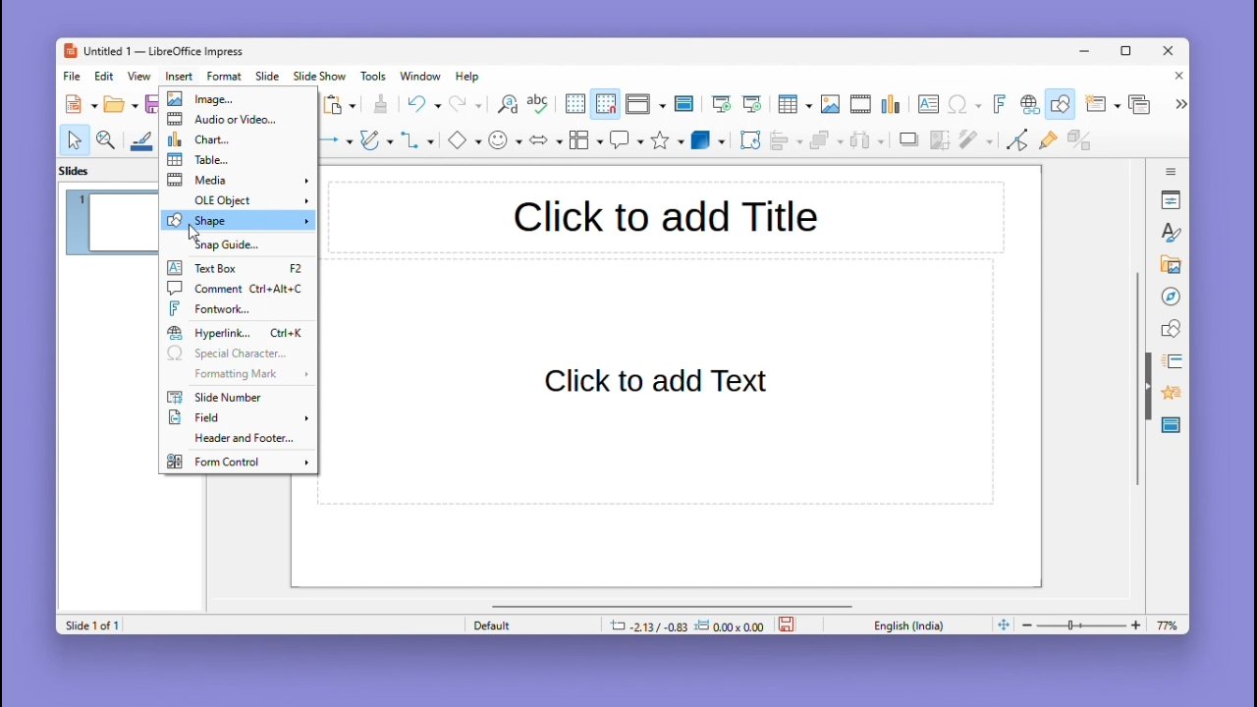 The height and width of the screenshot is (707, 1257). Describe the element at coordinates (507, 139) in the screenshot. I see `Symbol` at that location.